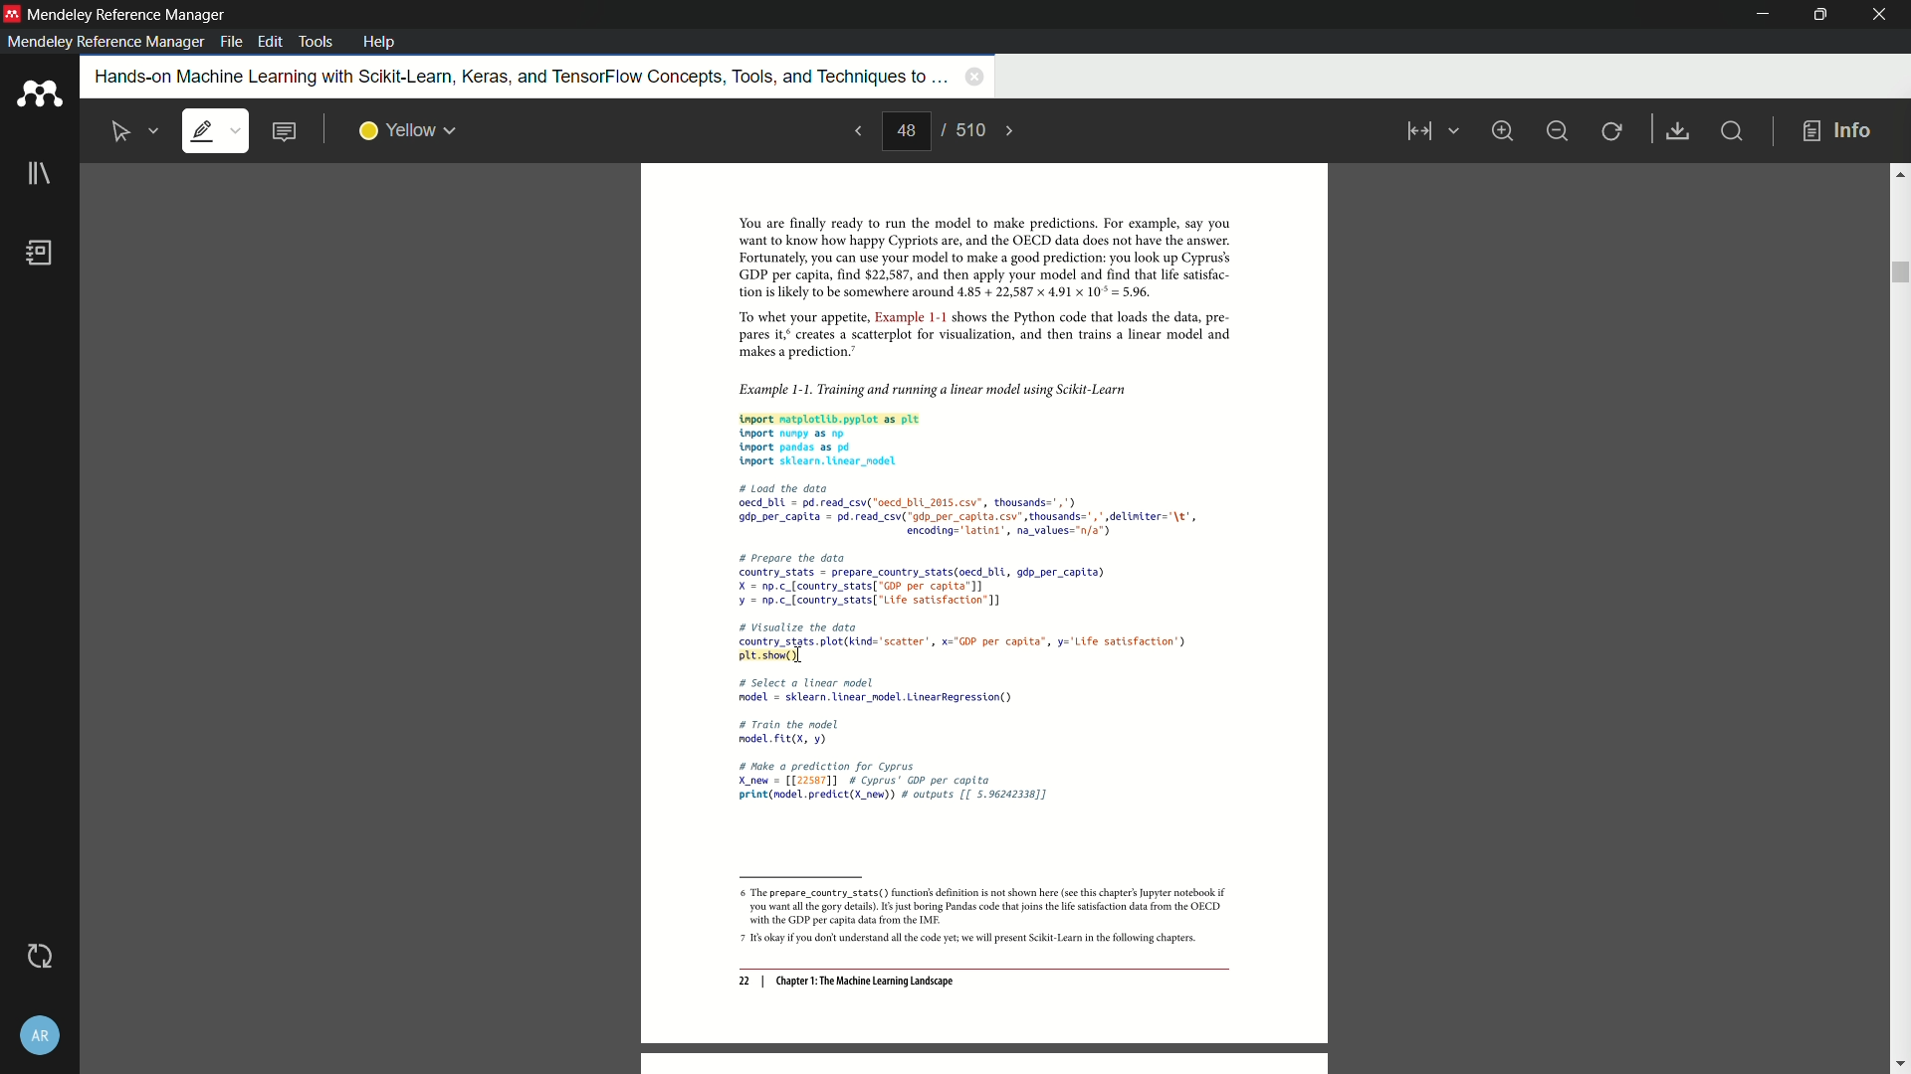 The image size is (1911, 1074). Describe the element at coordinates (214, 132) in the screenshot. I see `highlight text is selected` at that location.